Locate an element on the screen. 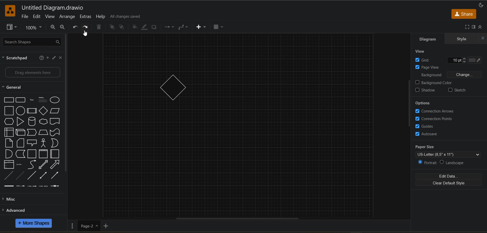 Image resolution: width=487 pixels, height=233 pixels. ellipse is located at coordinates (56, 100).